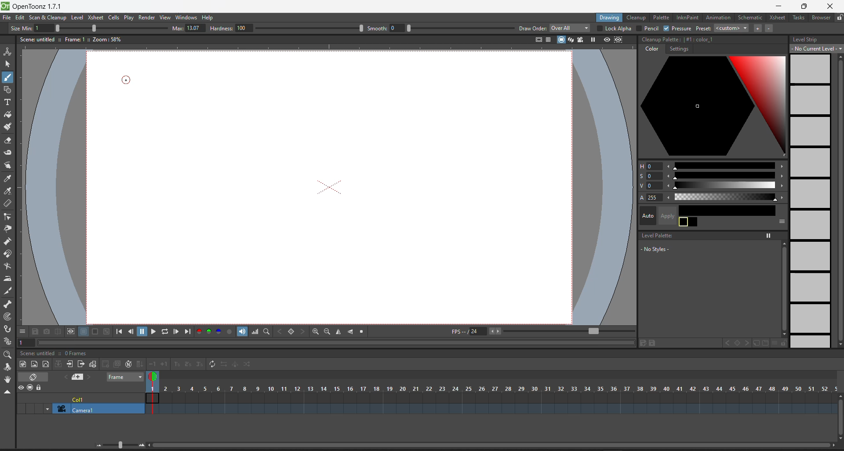 The width and height of the screenshot is (844, 451). Describe the element at coordinates (9, 89) in the screenshot. I see `geometric tool` at that location.